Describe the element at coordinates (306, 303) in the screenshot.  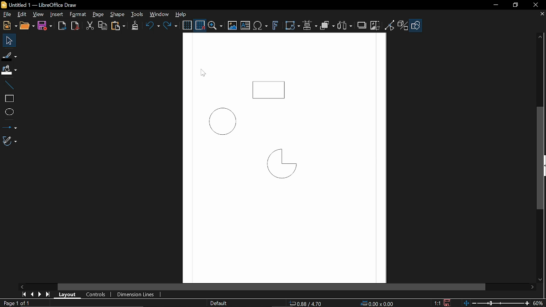
I see `0.88/ 4.70 (cursor position) ` at that location.